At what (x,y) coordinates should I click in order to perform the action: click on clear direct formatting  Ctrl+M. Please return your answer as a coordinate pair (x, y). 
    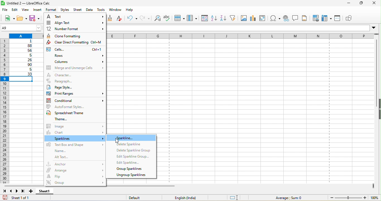
    Looking at the image, I should click on (75, 43).